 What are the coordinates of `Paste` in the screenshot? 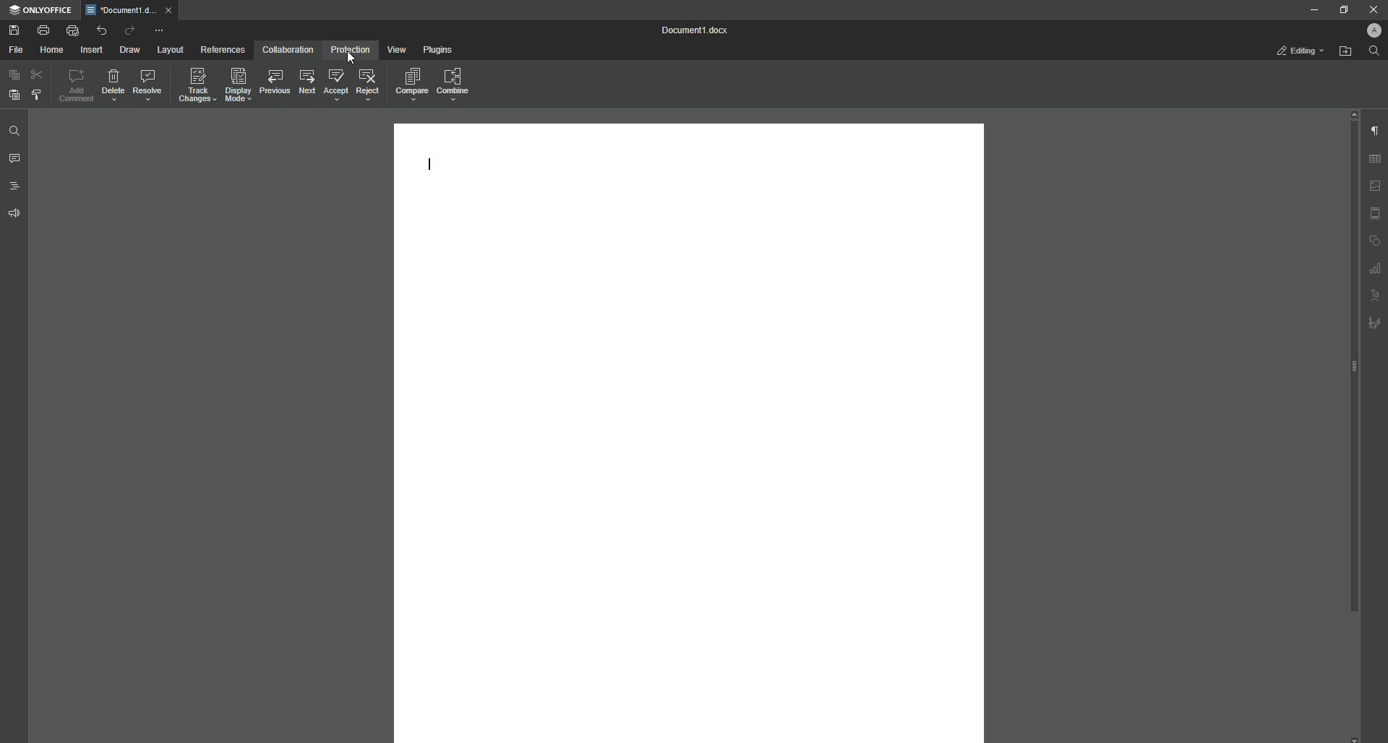 It's located at (12, 95).